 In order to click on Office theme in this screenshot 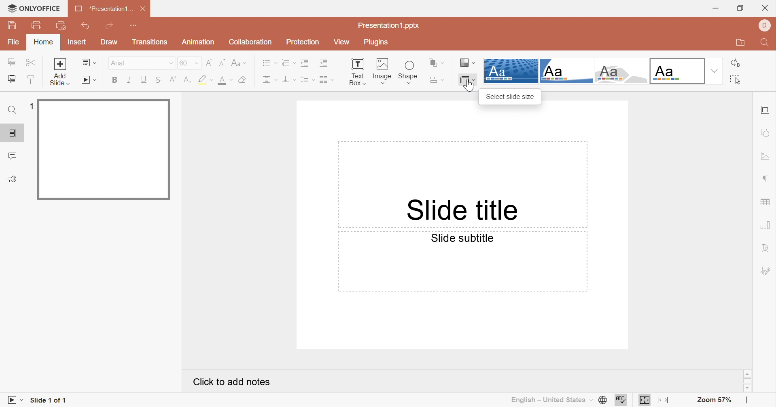, I will do `click(676, 70)`.